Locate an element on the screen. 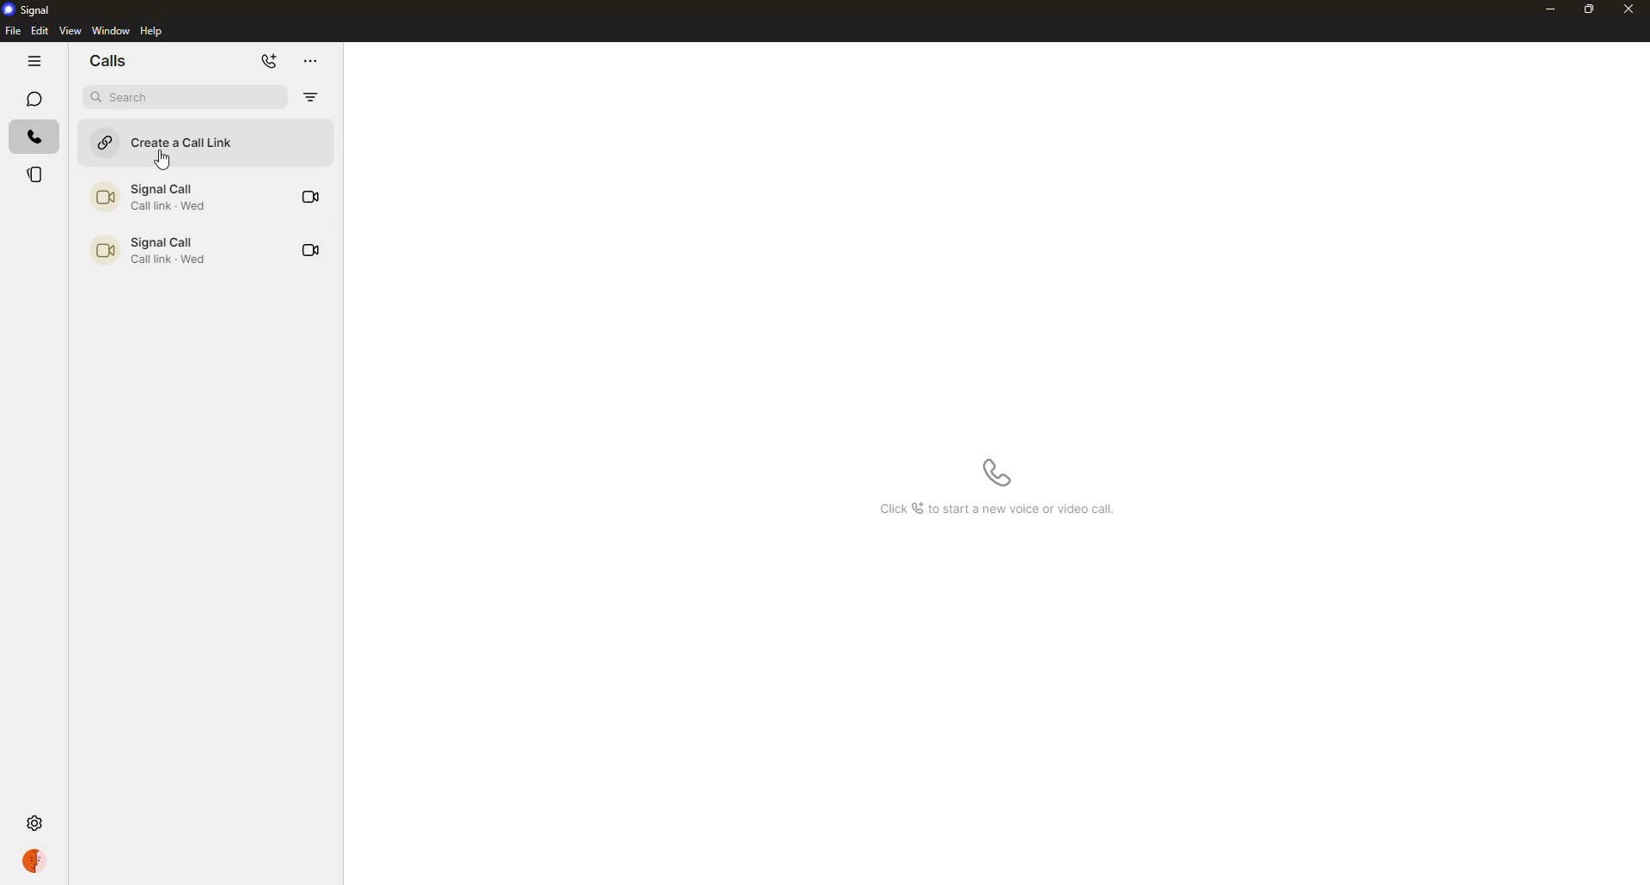 The width and height of the screenshot is (1650, 885). maximize is located at coordinates (1588, 9).